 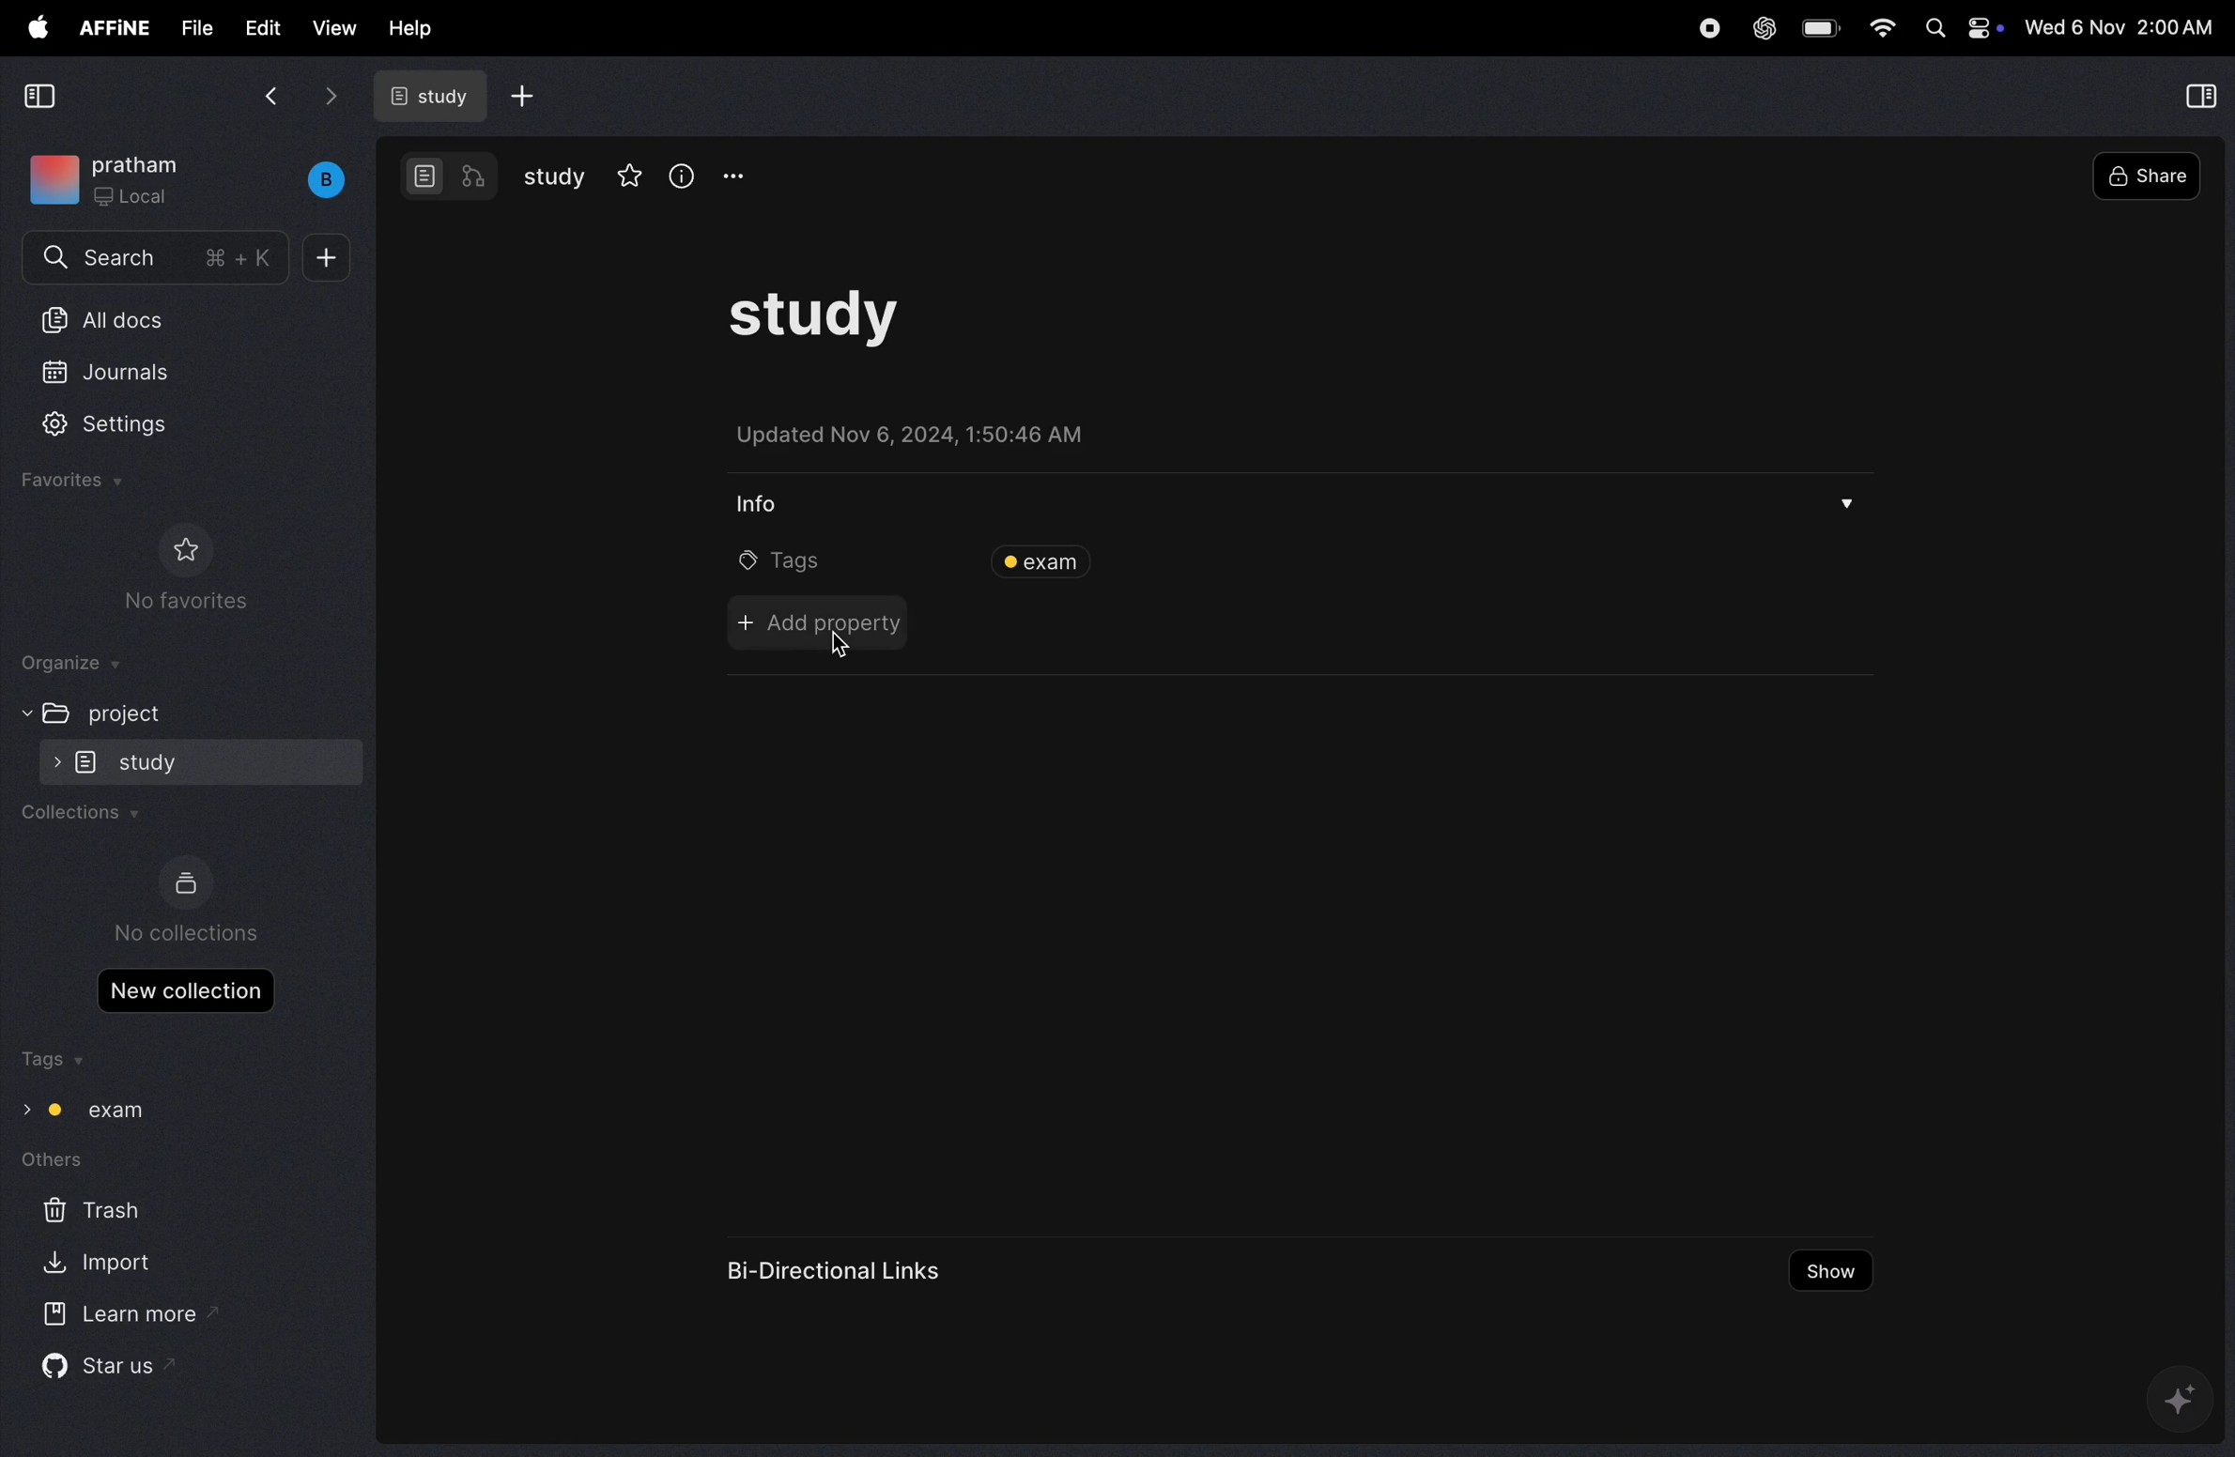 I want to click on All docs, so click(x=128, y=320).